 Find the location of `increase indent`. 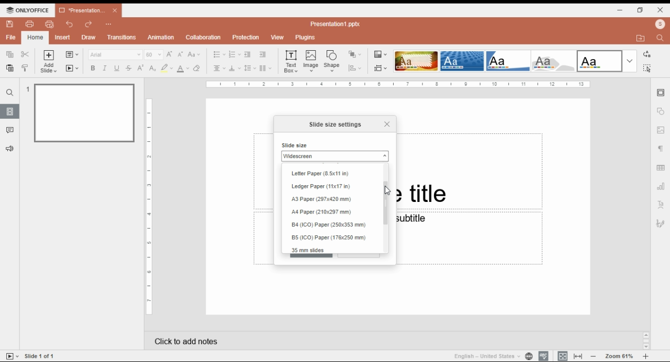

increase indent is located at coordinates (262, 54).